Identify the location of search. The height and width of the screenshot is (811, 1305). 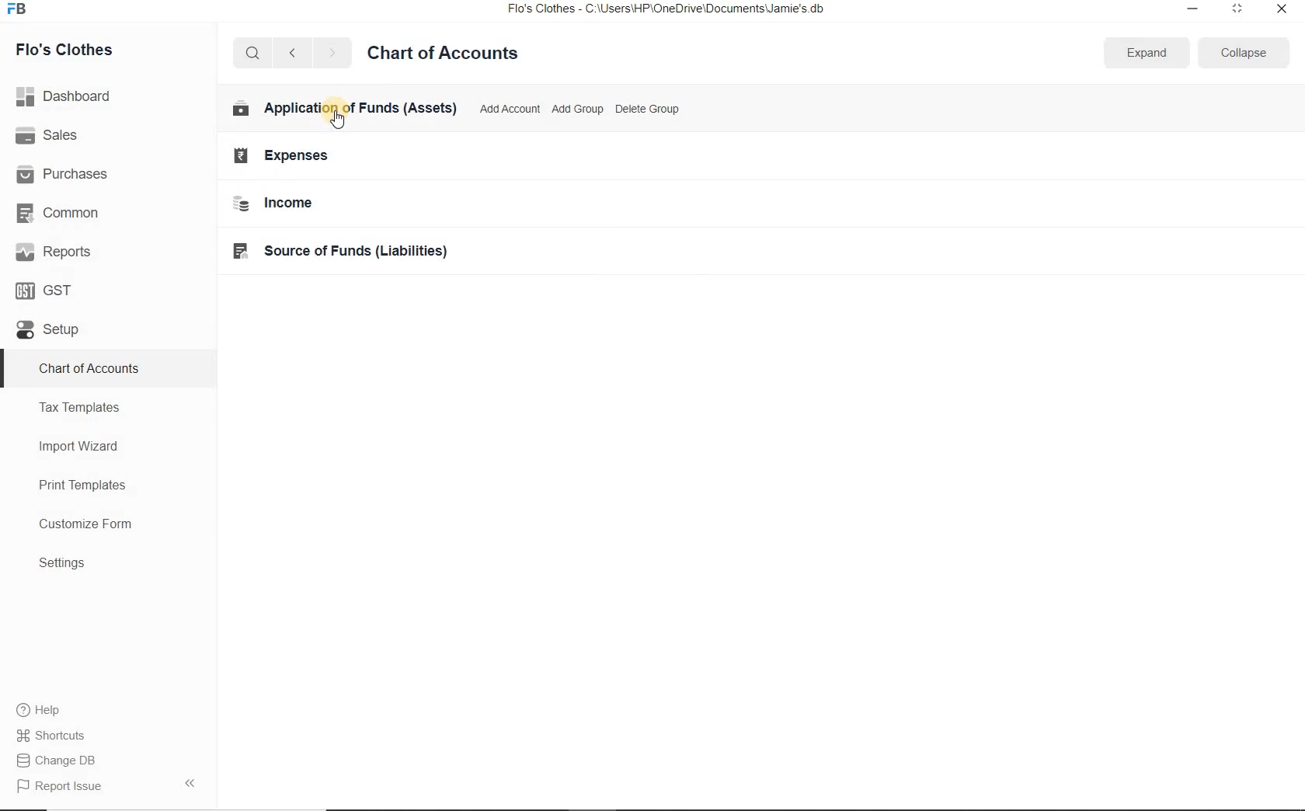
(253, 54).